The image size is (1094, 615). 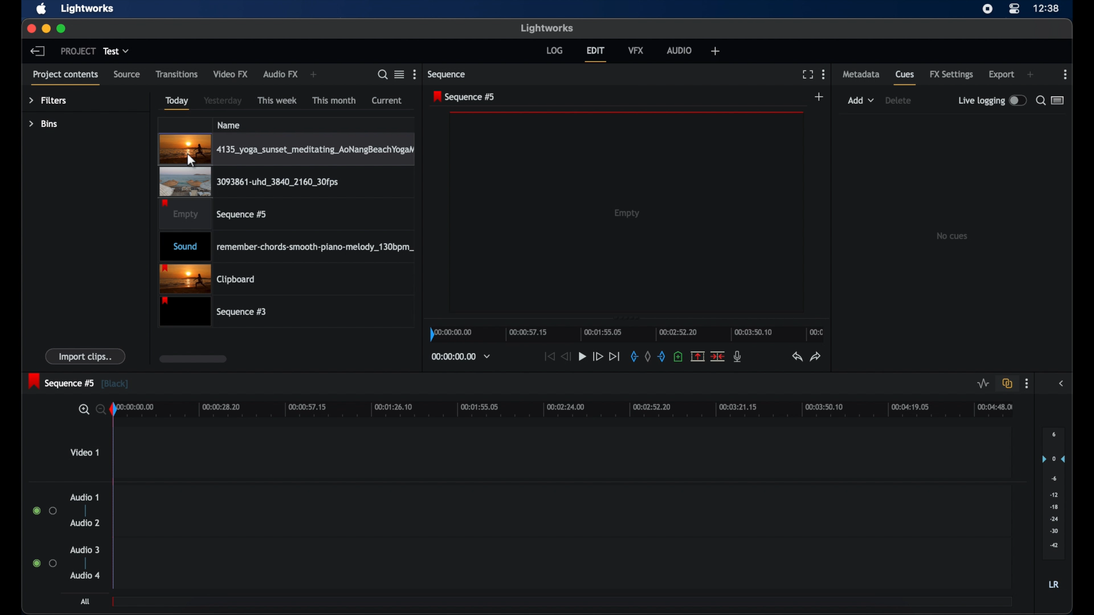 I want to click on sequence, so click(x=464, y=96).